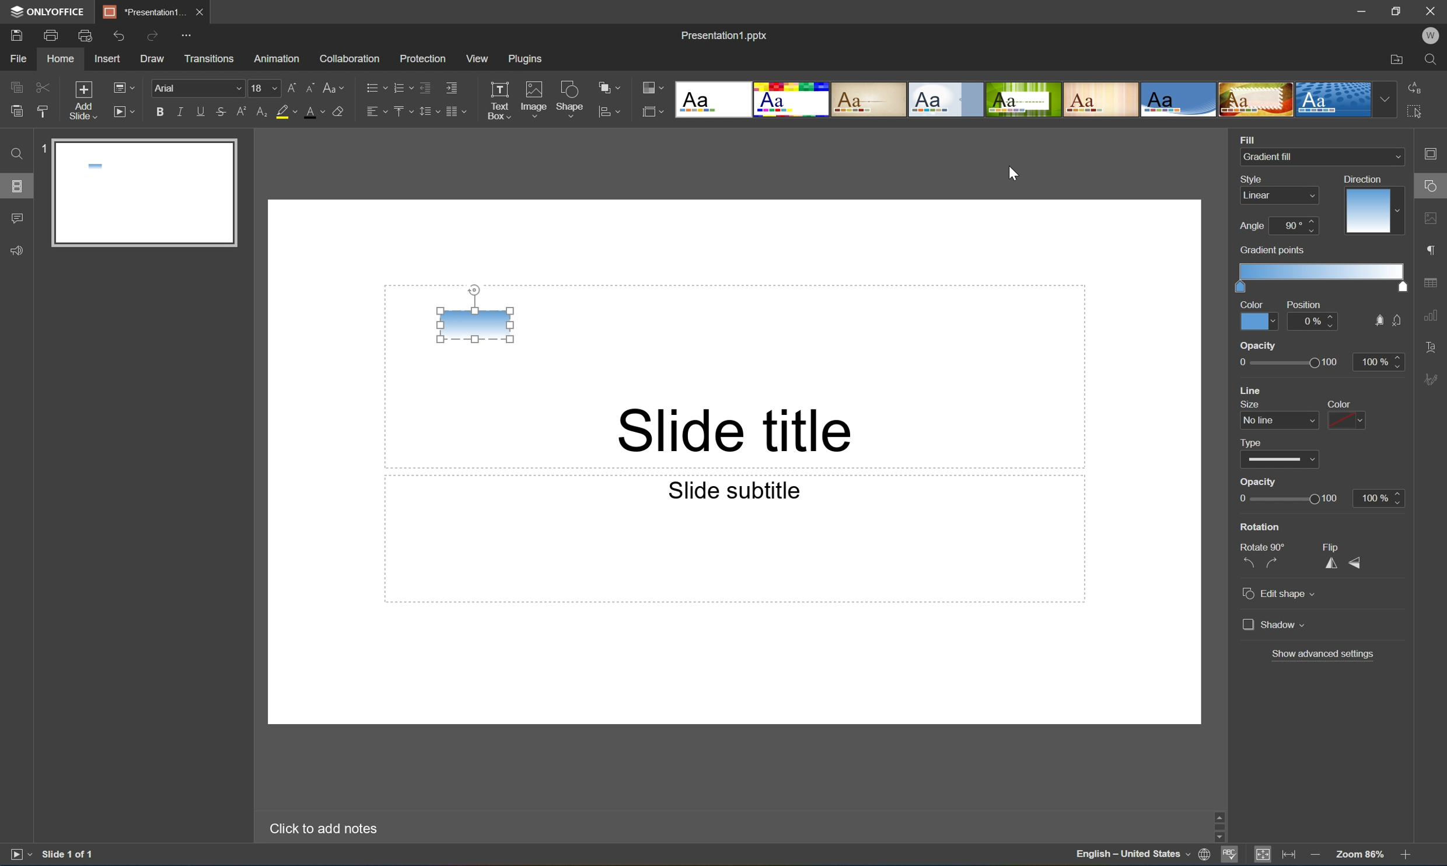 The width and height of the screenshot is (1447, 866). I want to click on Change case, so click(334, 85).